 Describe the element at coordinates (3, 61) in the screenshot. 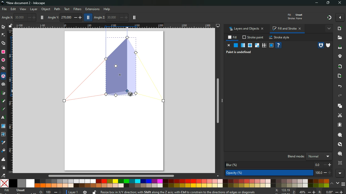

I see `circle` at that location.